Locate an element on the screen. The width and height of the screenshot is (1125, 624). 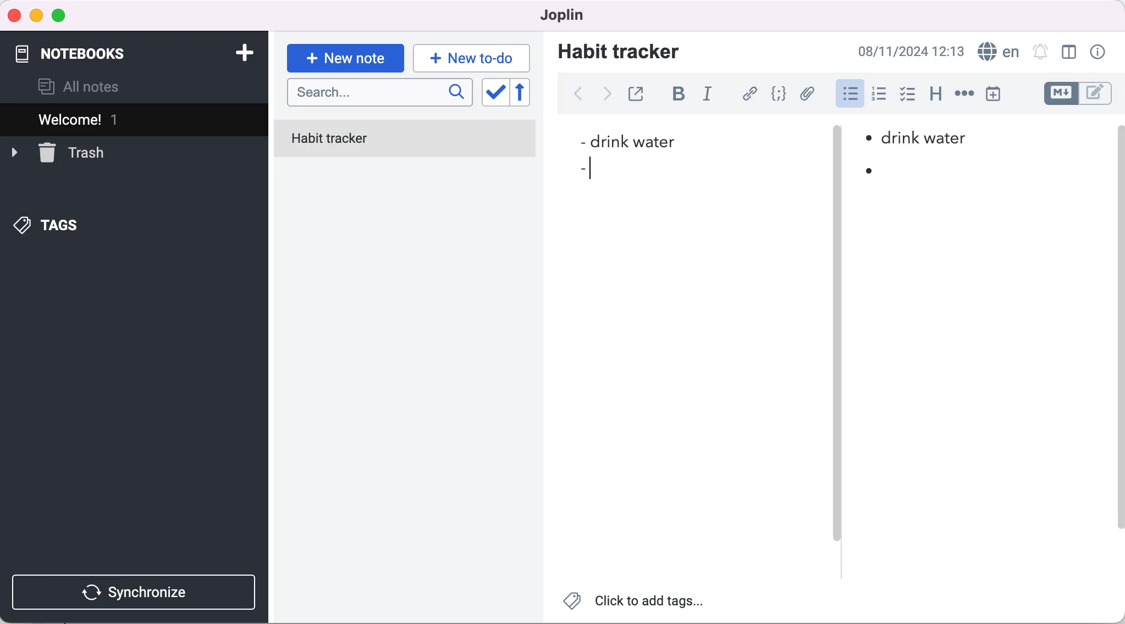
toggle editor layout is located at coordinates (1070, 52).